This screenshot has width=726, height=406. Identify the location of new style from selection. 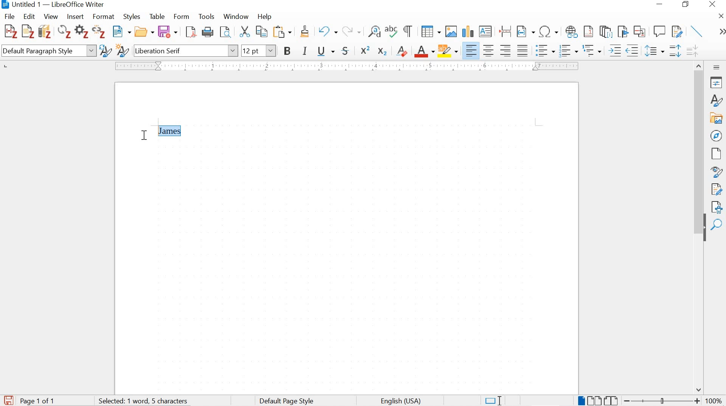
(122, 51).